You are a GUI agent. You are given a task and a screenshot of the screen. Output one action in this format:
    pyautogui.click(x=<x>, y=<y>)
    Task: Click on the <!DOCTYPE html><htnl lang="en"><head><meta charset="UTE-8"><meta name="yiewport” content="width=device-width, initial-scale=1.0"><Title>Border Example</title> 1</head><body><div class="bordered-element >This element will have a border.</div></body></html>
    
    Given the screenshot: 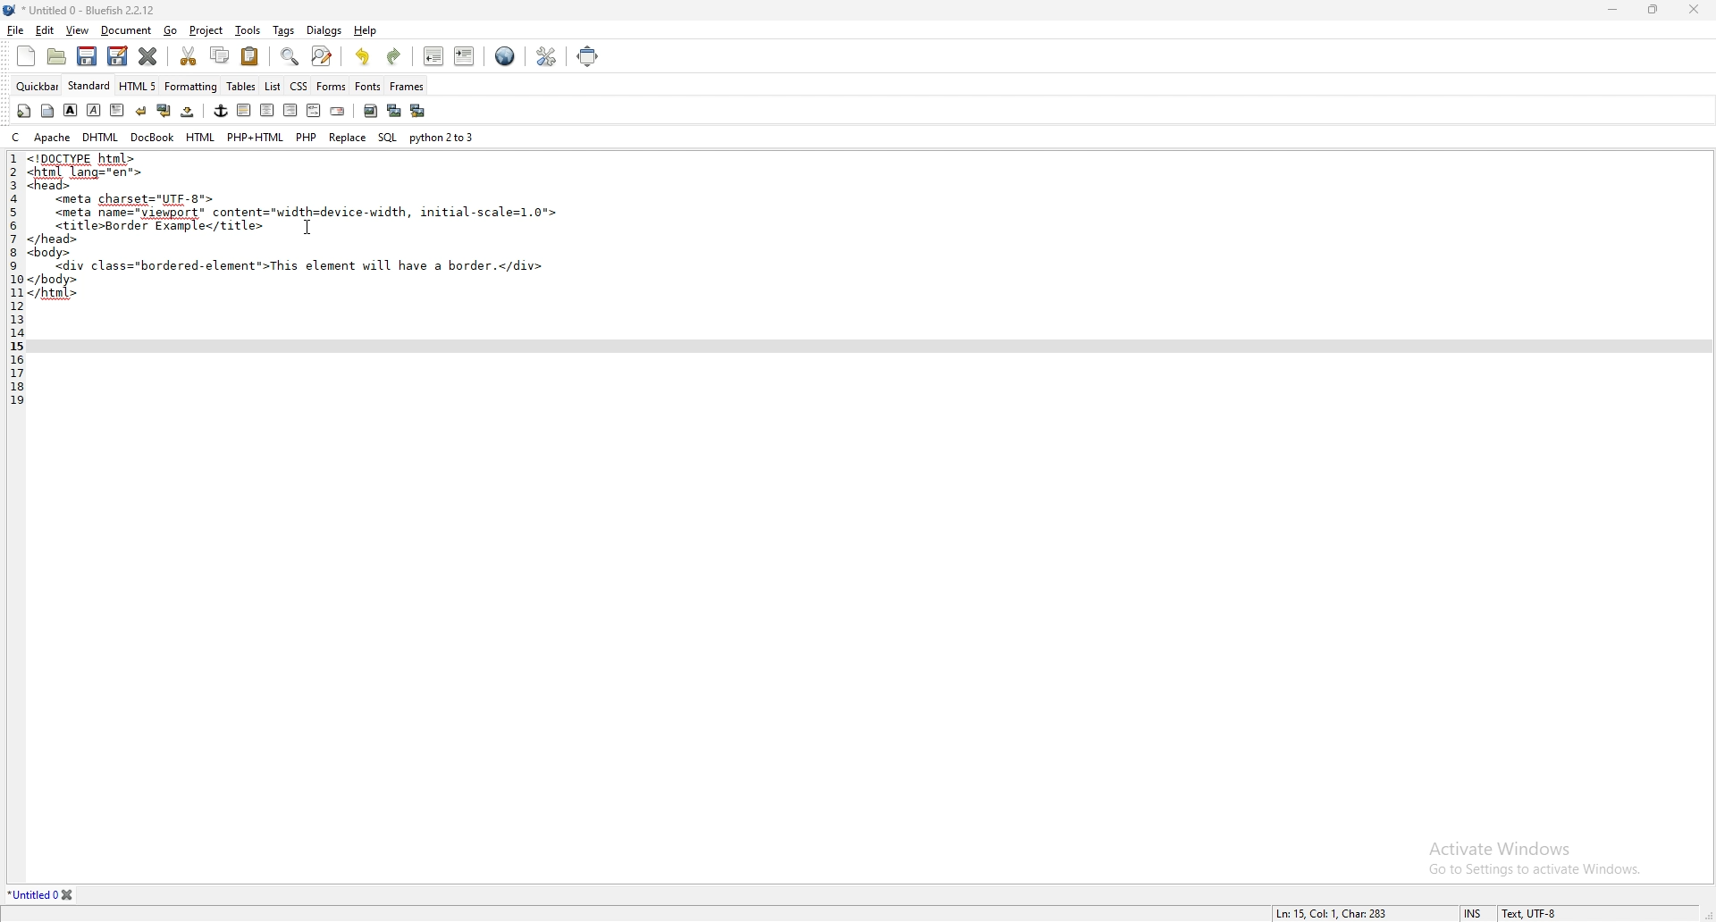 What is the action you would take?
    pyautogui.click(x=298, y=231)
    